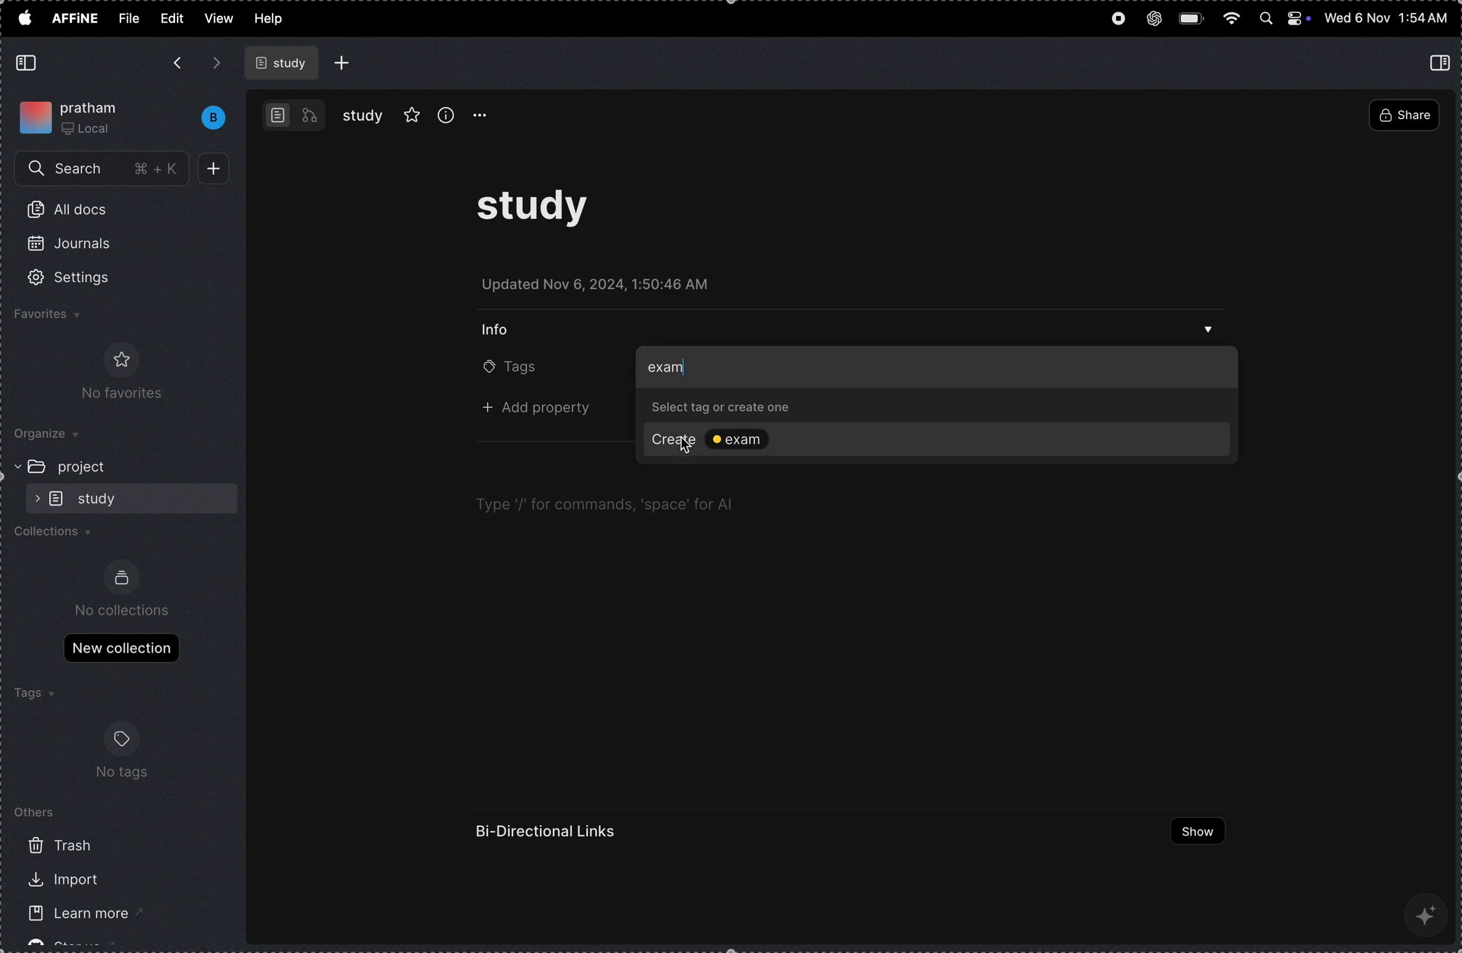 This screenshot has width=1462, height=953. I want to click on sub folder study, so click(101, 497).